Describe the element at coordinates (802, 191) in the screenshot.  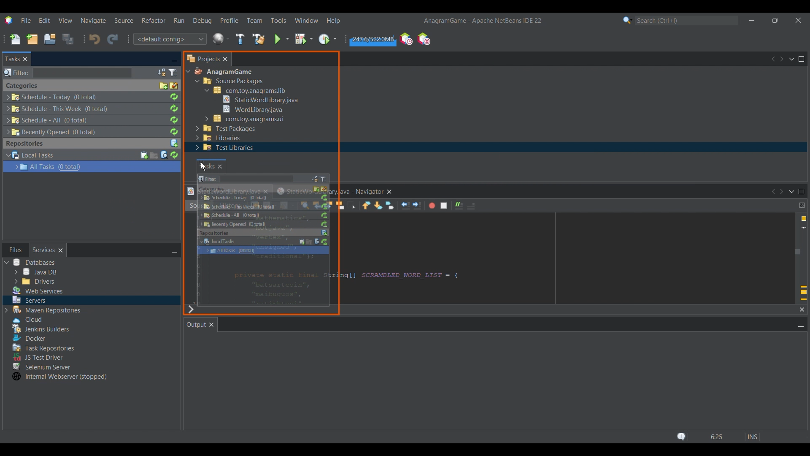
I see `Maximize window` at that location.